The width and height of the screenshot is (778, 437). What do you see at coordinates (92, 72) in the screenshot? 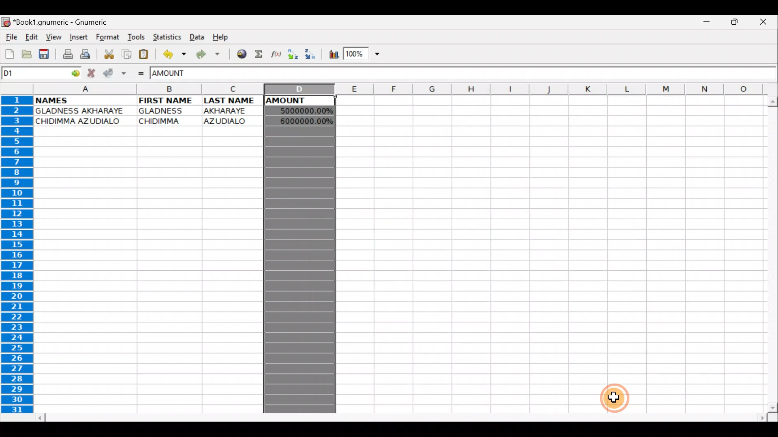
I see `Cancel change` at bounding box center [92, 72].